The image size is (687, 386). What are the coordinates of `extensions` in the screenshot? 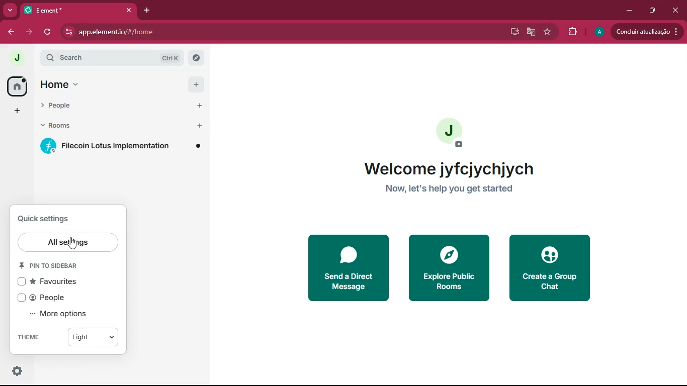 It's located at (572, 32).